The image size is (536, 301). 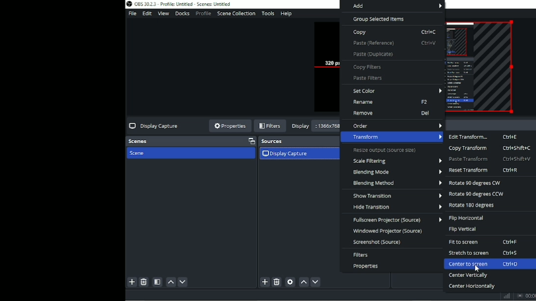 I want to click on Tools, so click(x=268, y=13).